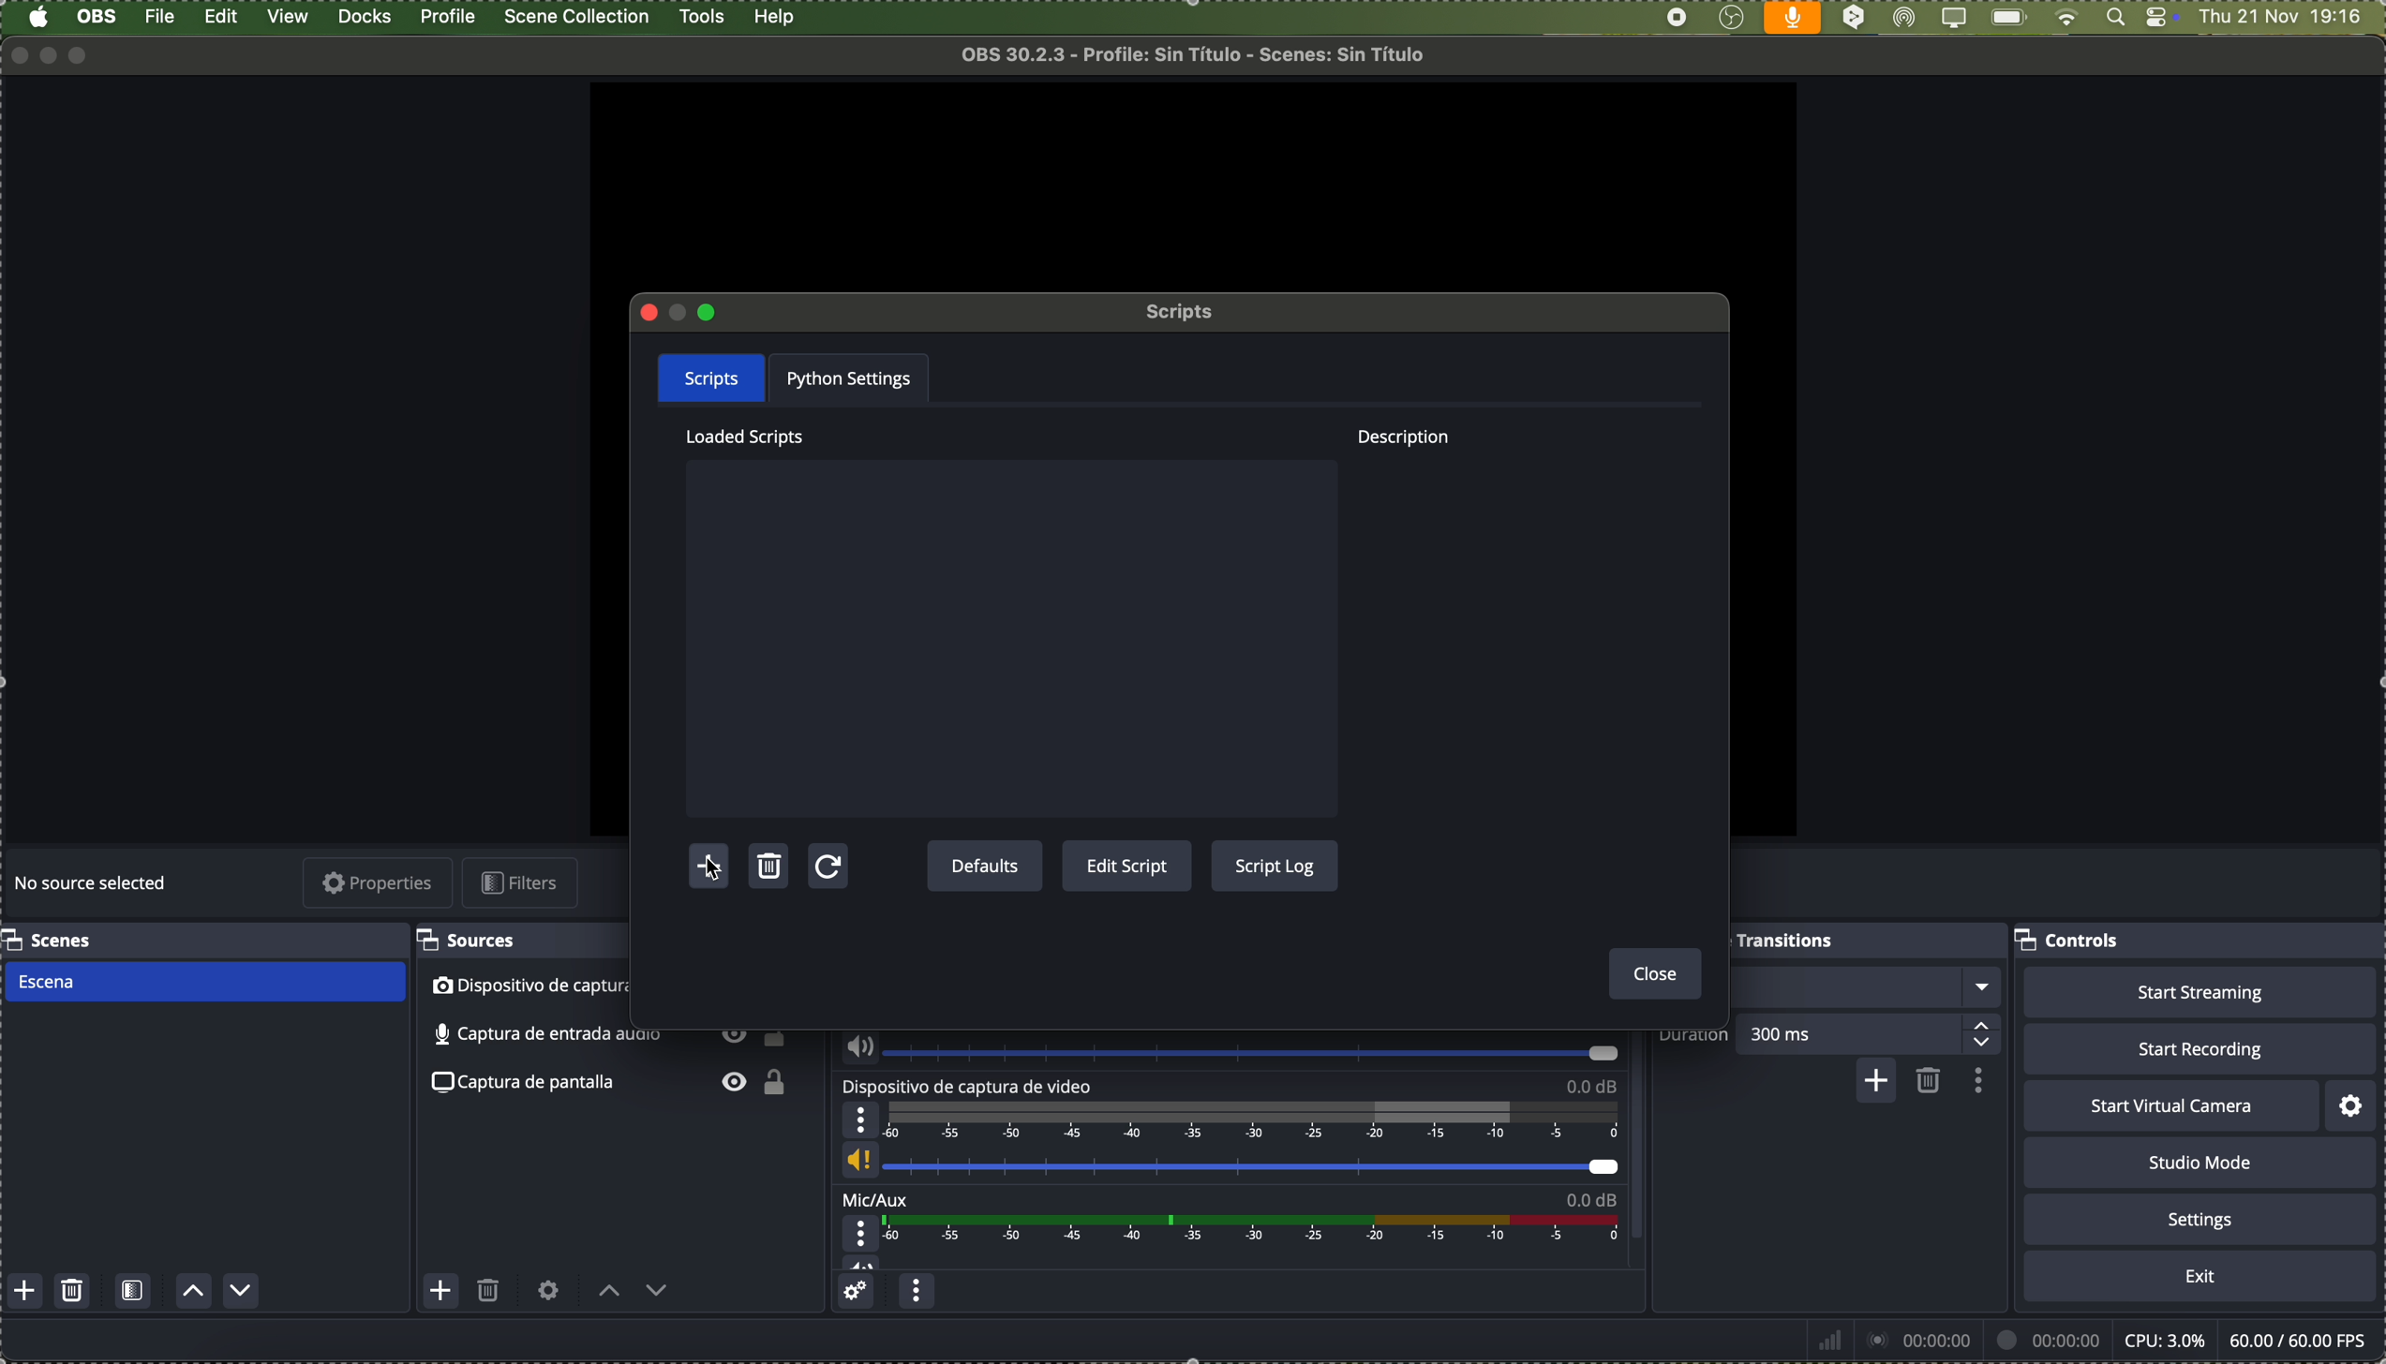  Describe the element at coordinates (1190, 186) in the screenshot. I see `workspace` at that location.